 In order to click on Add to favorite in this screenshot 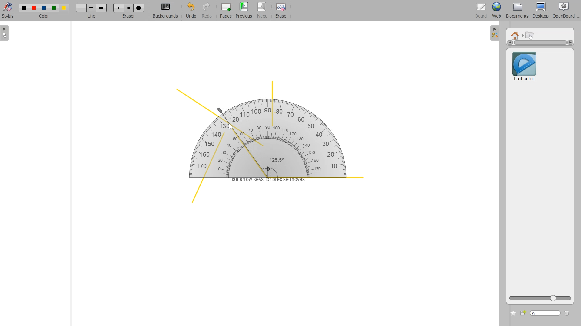, I will do `click(513, 313)`.